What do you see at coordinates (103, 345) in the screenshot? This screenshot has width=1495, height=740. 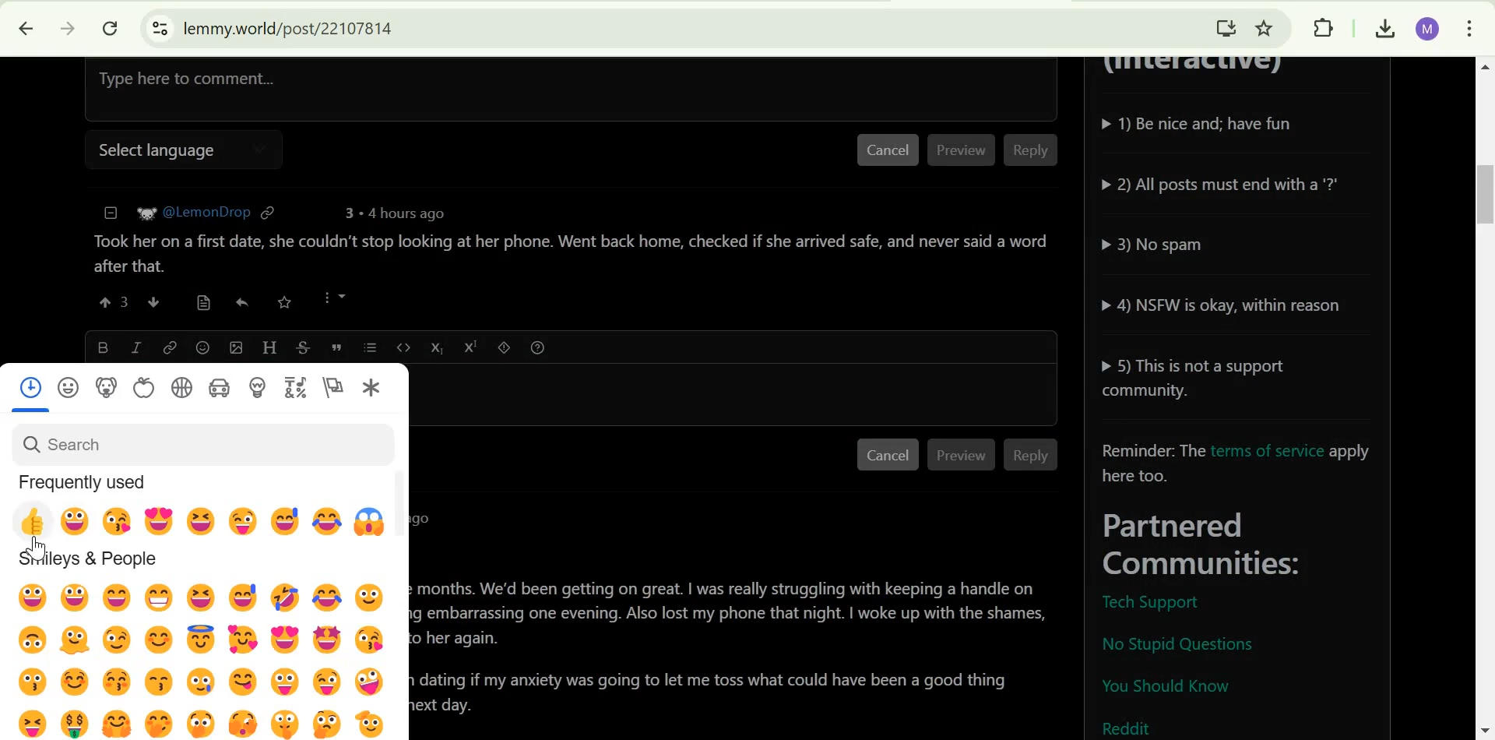 I see `Bold` at bounding box center [103, 345].